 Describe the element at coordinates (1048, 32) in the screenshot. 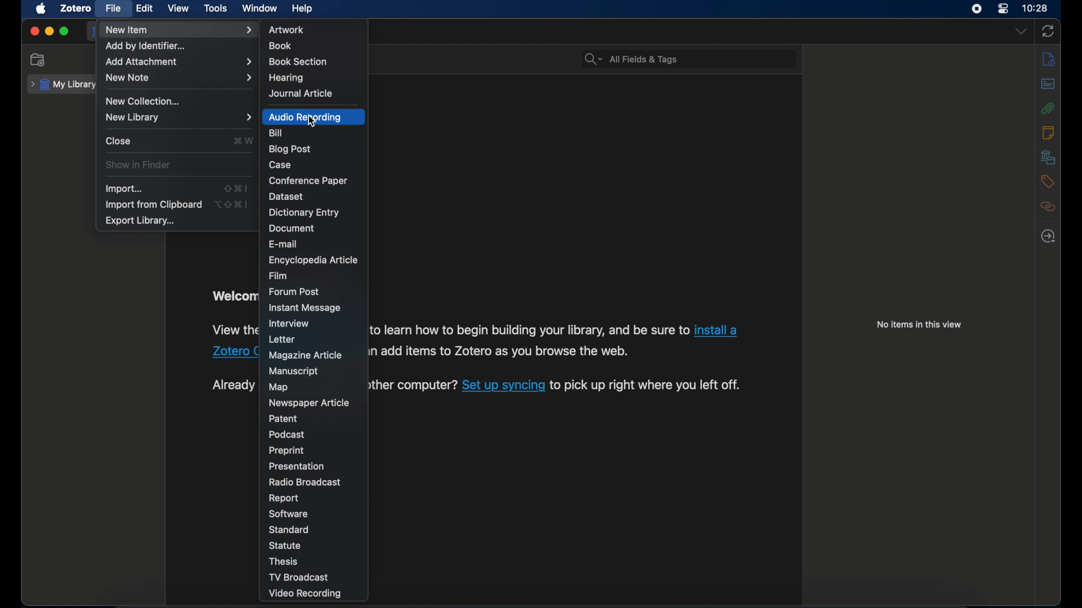

I see `sync` at that location.